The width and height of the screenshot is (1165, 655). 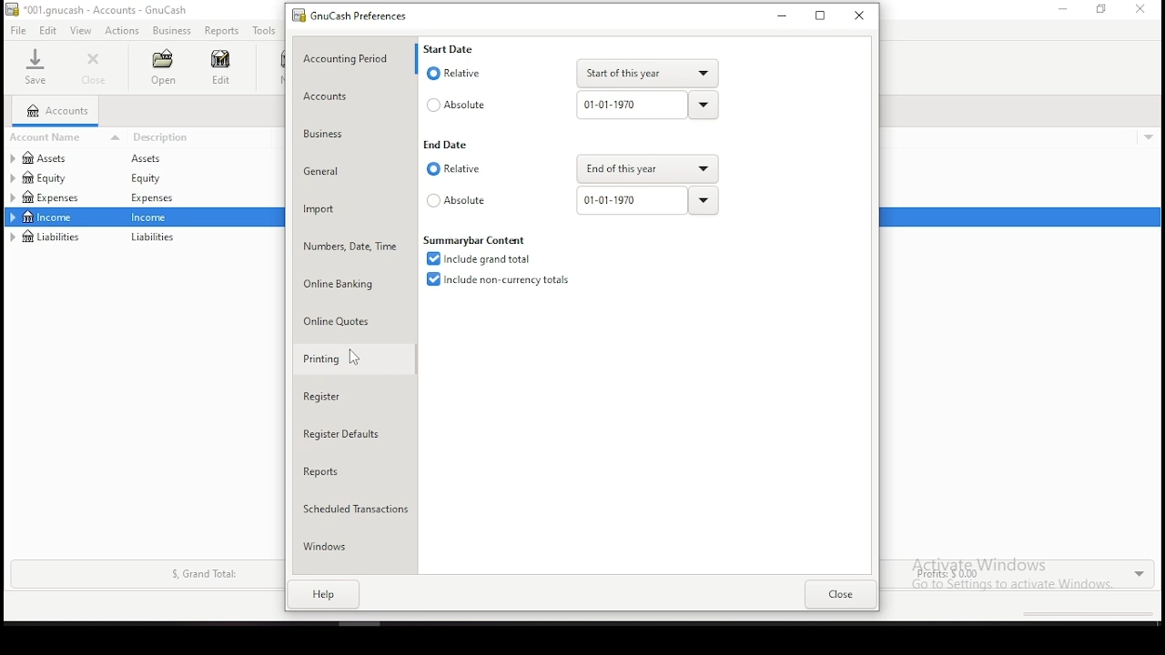 I want to click on open, so click(x=162, y=67).